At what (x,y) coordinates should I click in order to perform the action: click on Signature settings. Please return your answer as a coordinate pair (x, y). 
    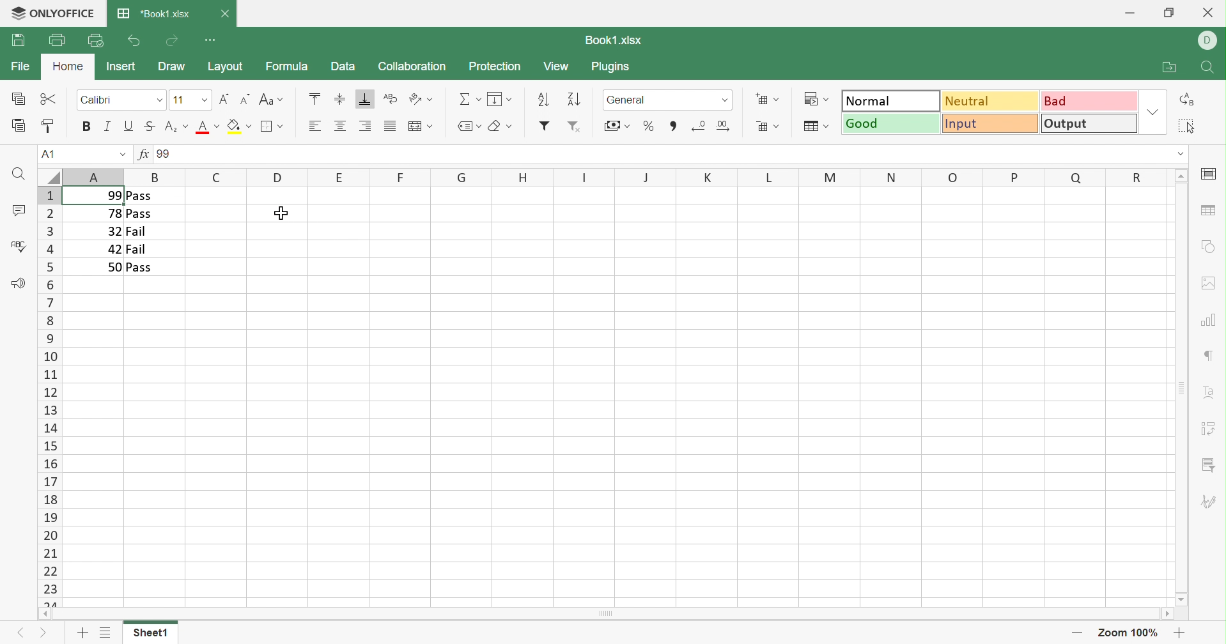
    Looking at the image, I should click on (1211, 501).